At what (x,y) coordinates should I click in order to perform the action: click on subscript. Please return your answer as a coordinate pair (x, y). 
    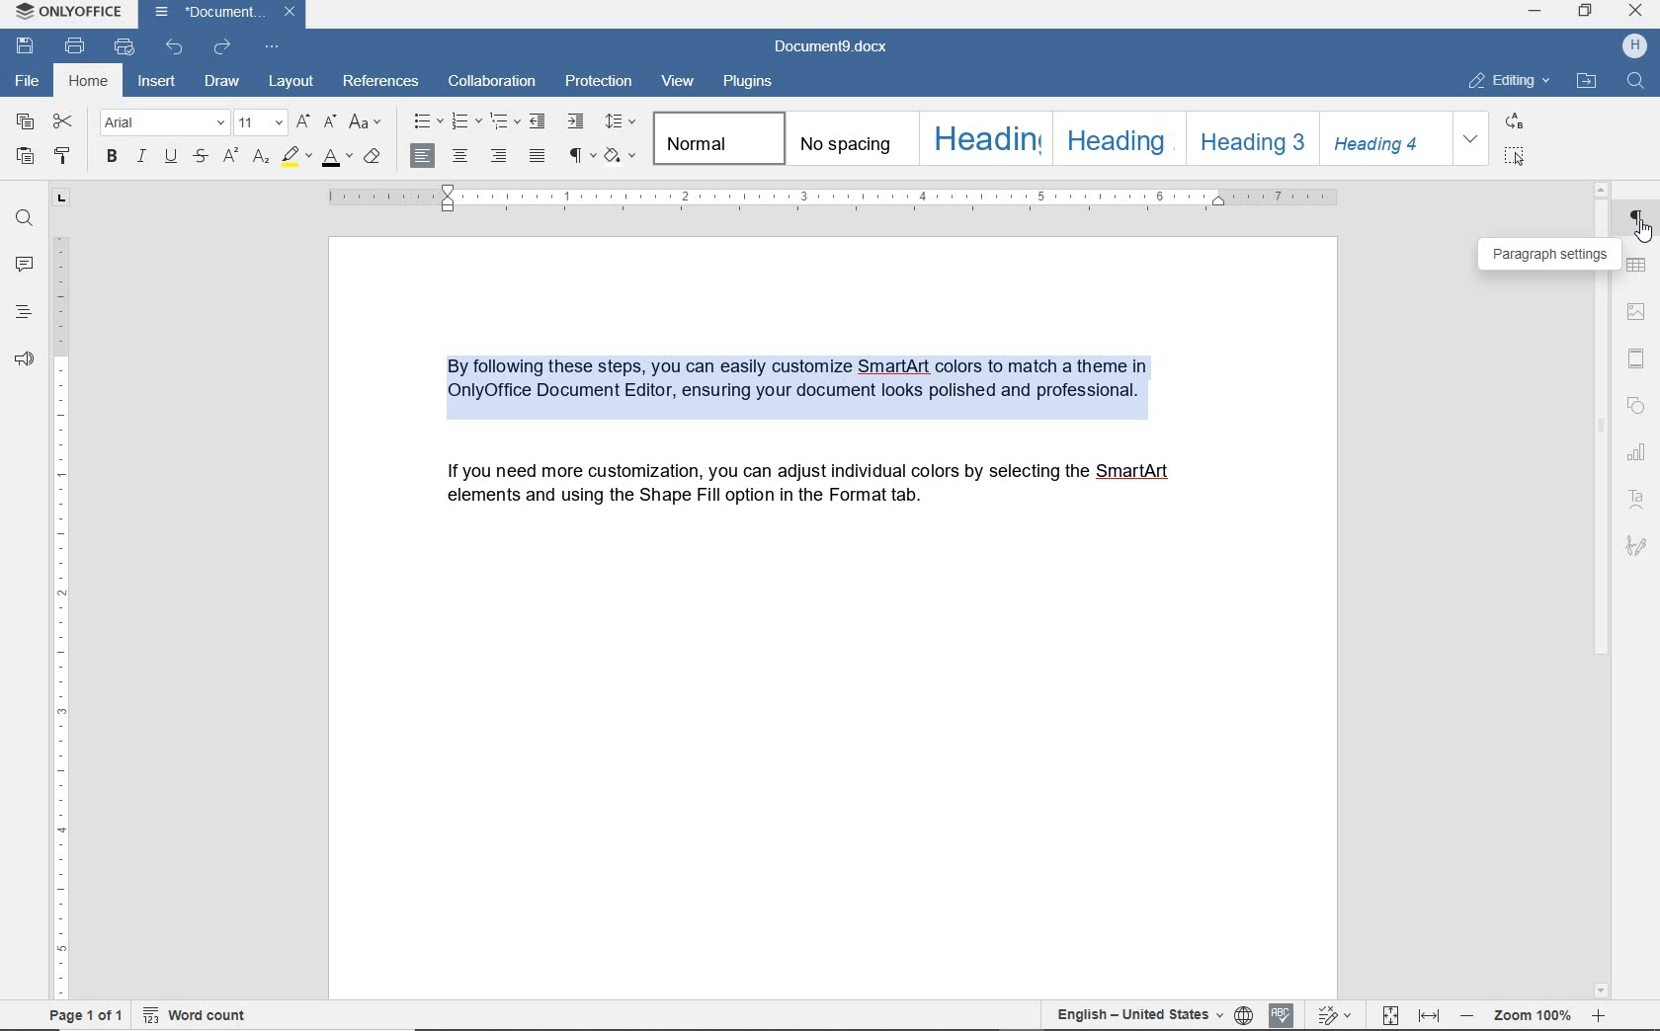
    Looking at the image, I should click on (261, 158).